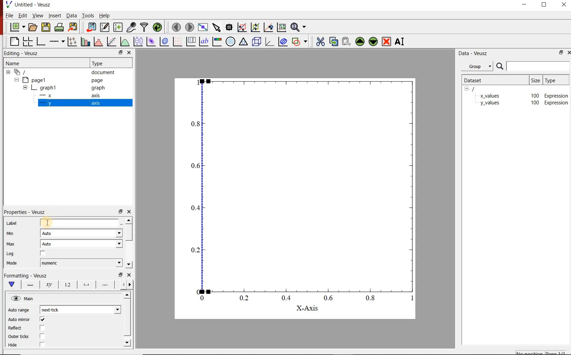 The height and width of the screenshot is (355, 571). Describe the element at coordinates (478, 80) in the screenshot. I see `dataset` at that location.